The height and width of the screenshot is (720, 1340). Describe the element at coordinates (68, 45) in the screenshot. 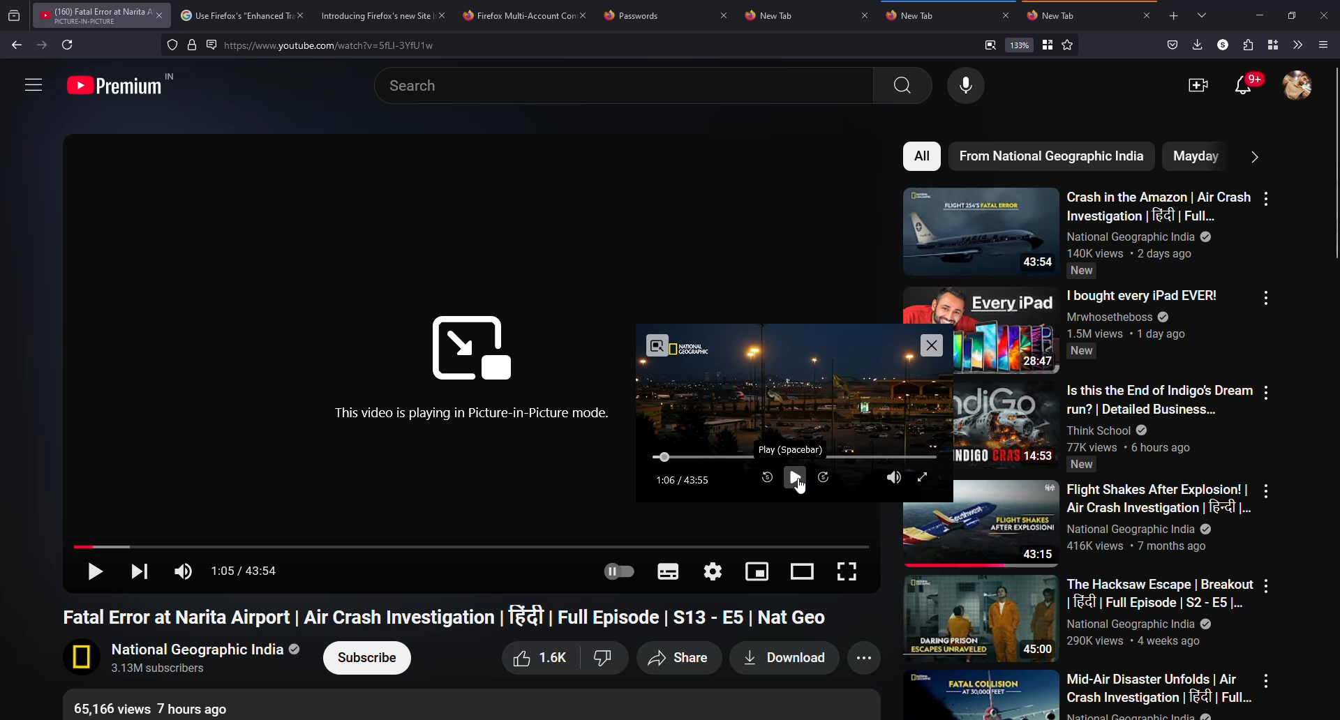

I see `refresh` at that location.